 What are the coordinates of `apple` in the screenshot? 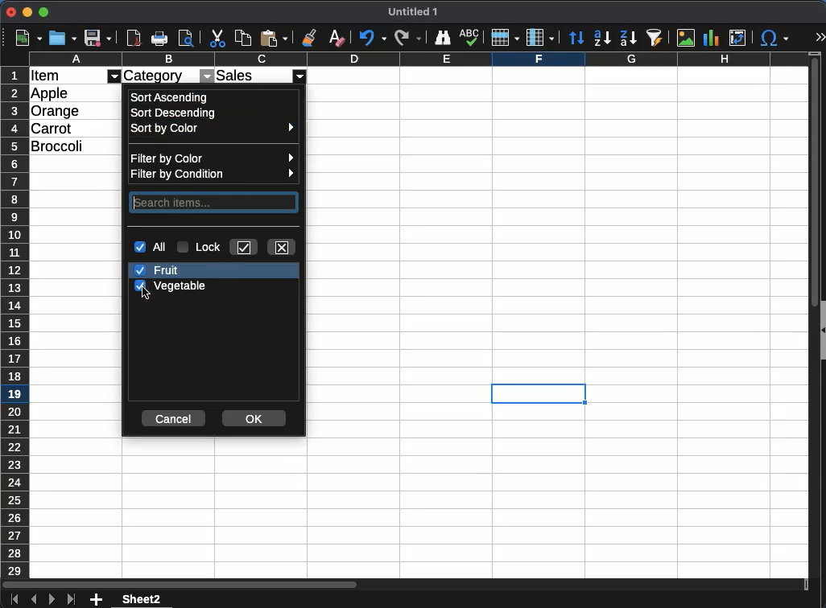 It's located at (51, 93).